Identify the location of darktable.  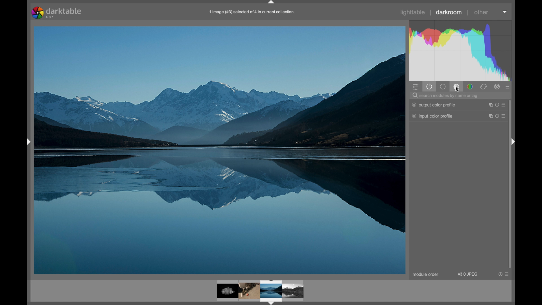
(57, 13).